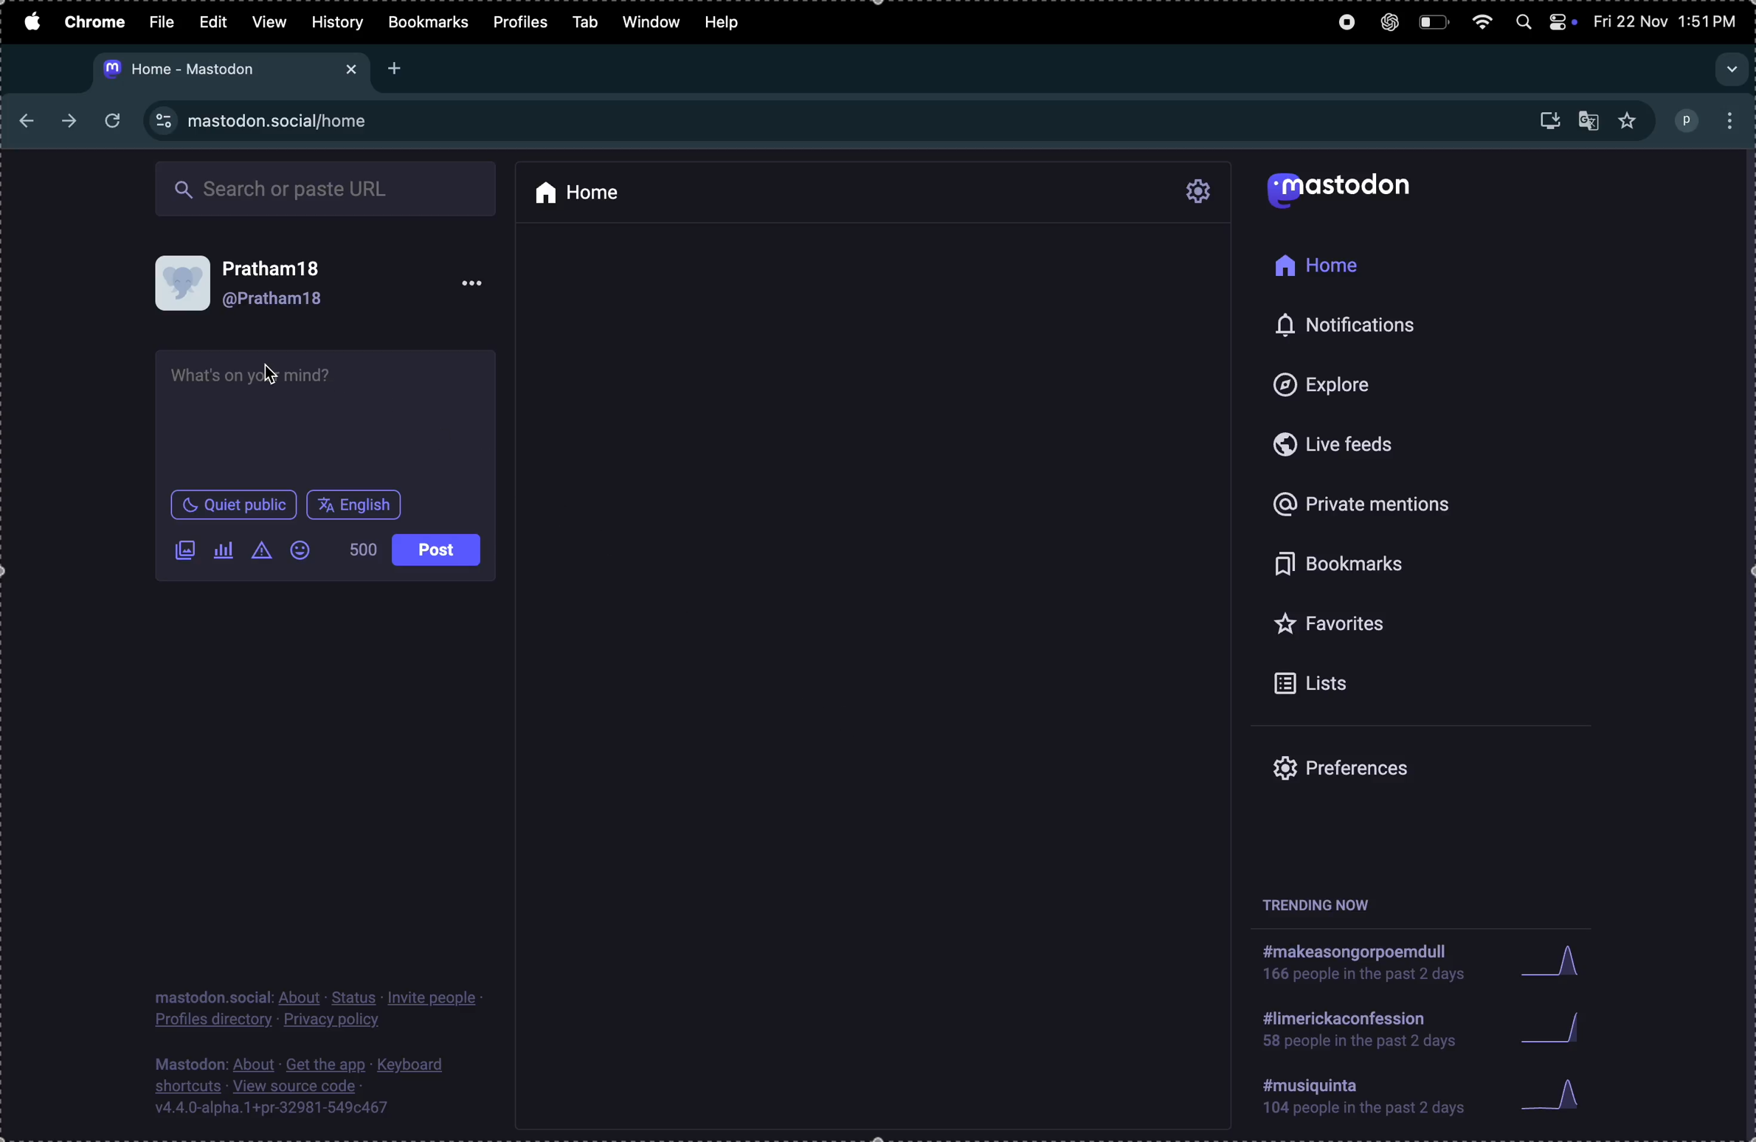  What do you see at coordinates (72, 122) in the screenshot?
I see `next` at bounding box center [72, 122].